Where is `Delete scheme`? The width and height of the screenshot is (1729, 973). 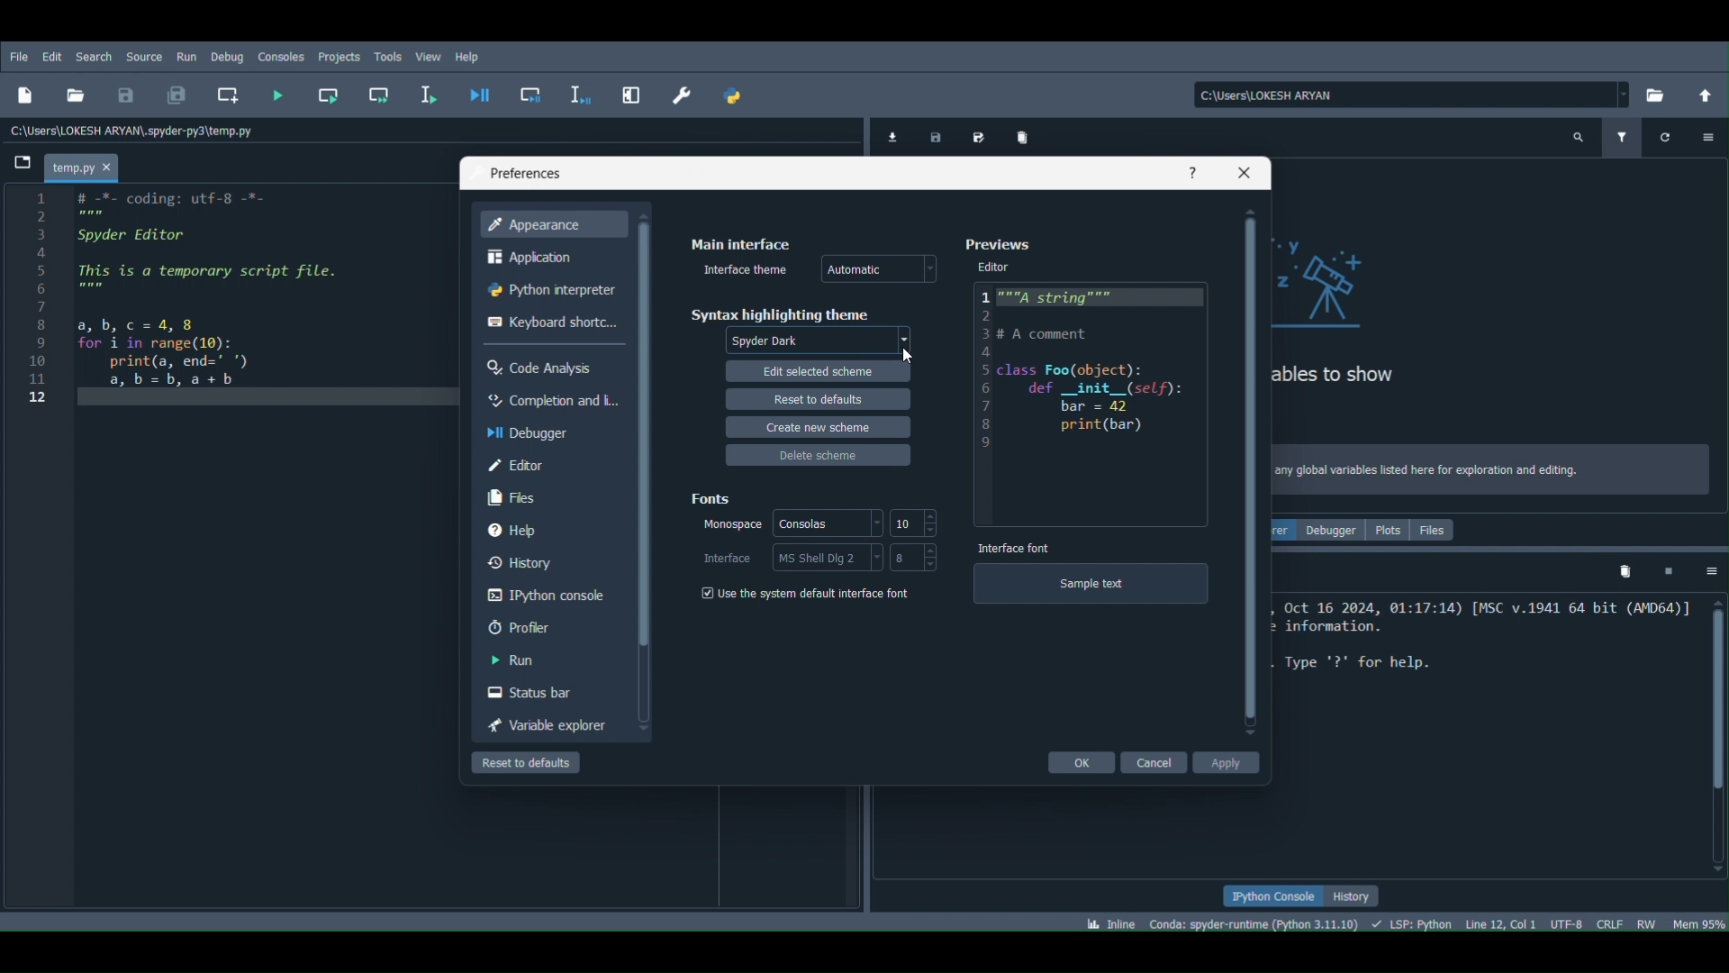 Delete scheme is located at coordinates (826, 459).